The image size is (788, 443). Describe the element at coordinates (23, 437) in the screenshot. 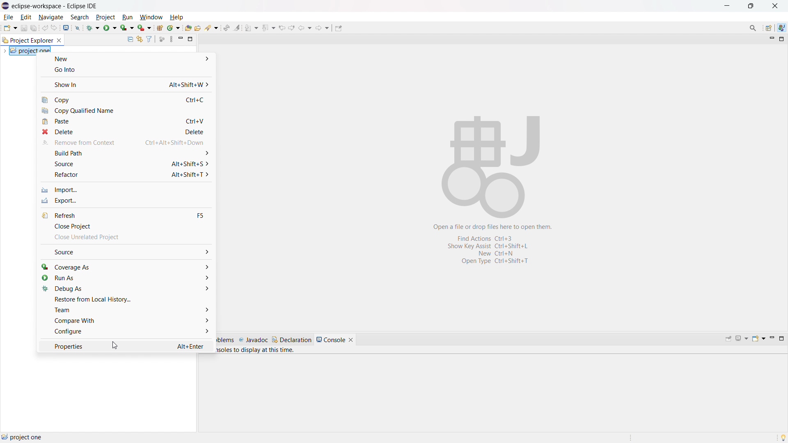

I see `project one` at that location.